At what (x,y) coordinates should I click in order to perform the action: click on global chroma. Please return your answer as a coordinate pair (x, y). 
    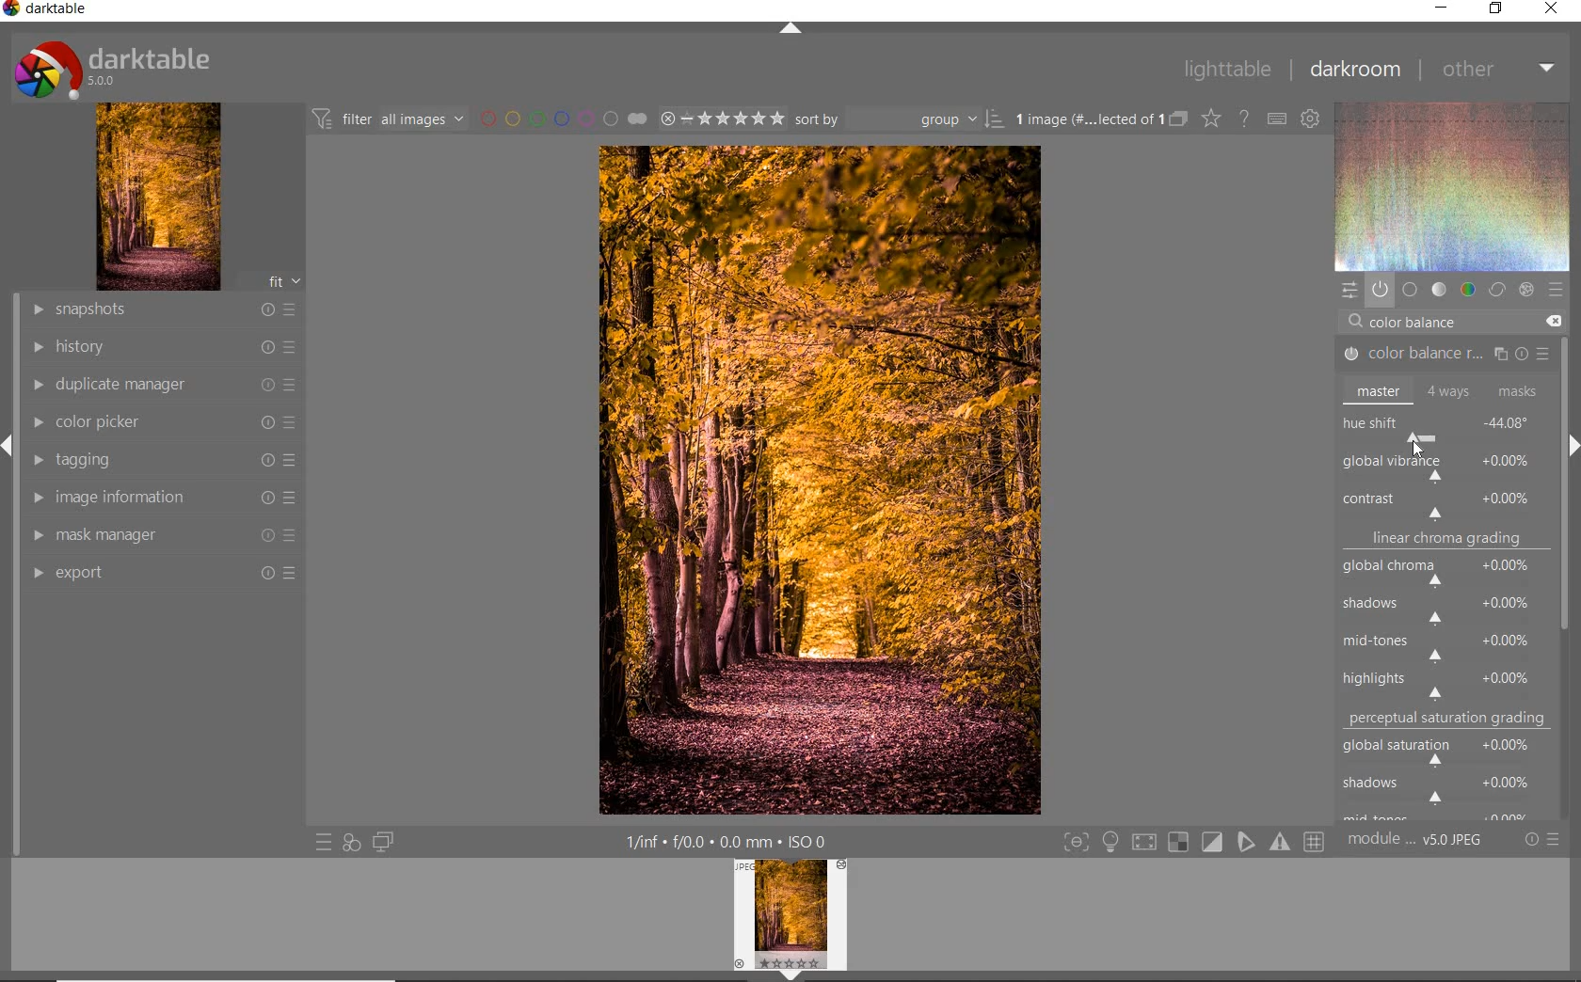
    Looking at the image, I should click on (1447, 575).